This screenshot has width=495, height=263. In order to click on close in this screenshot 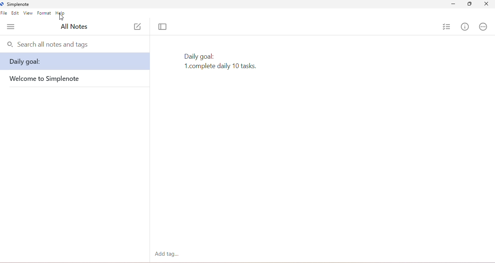, I will do `click(487, 4)`.